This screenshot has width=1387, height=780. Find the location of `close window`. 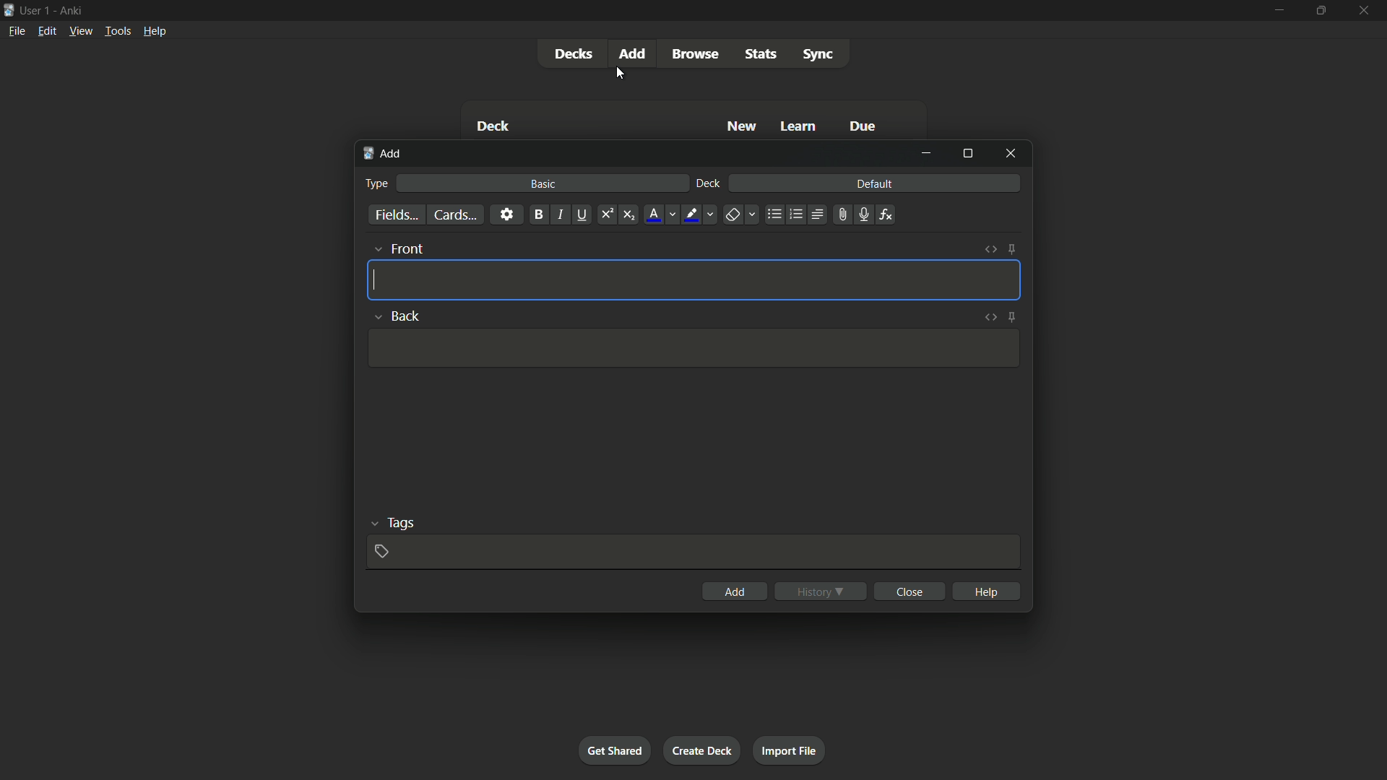

close window is located at coordinates (1011, 152).